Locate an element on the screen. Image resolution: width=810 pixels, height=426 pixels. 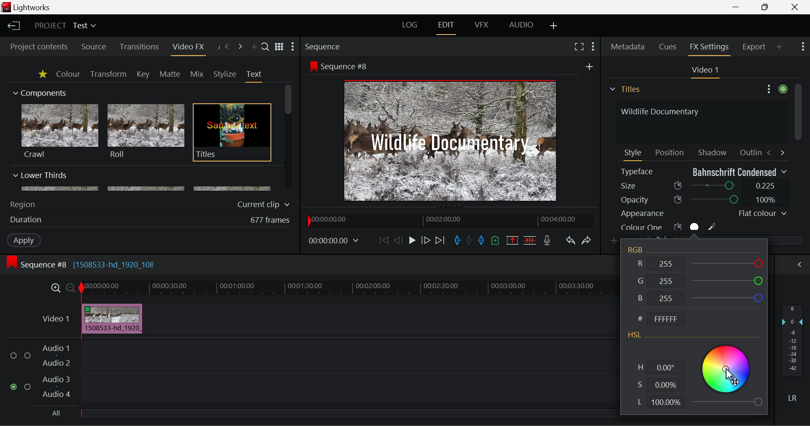
Sequence #8 [1508533-hd_1920_108 is located at coordinates (89, 264).